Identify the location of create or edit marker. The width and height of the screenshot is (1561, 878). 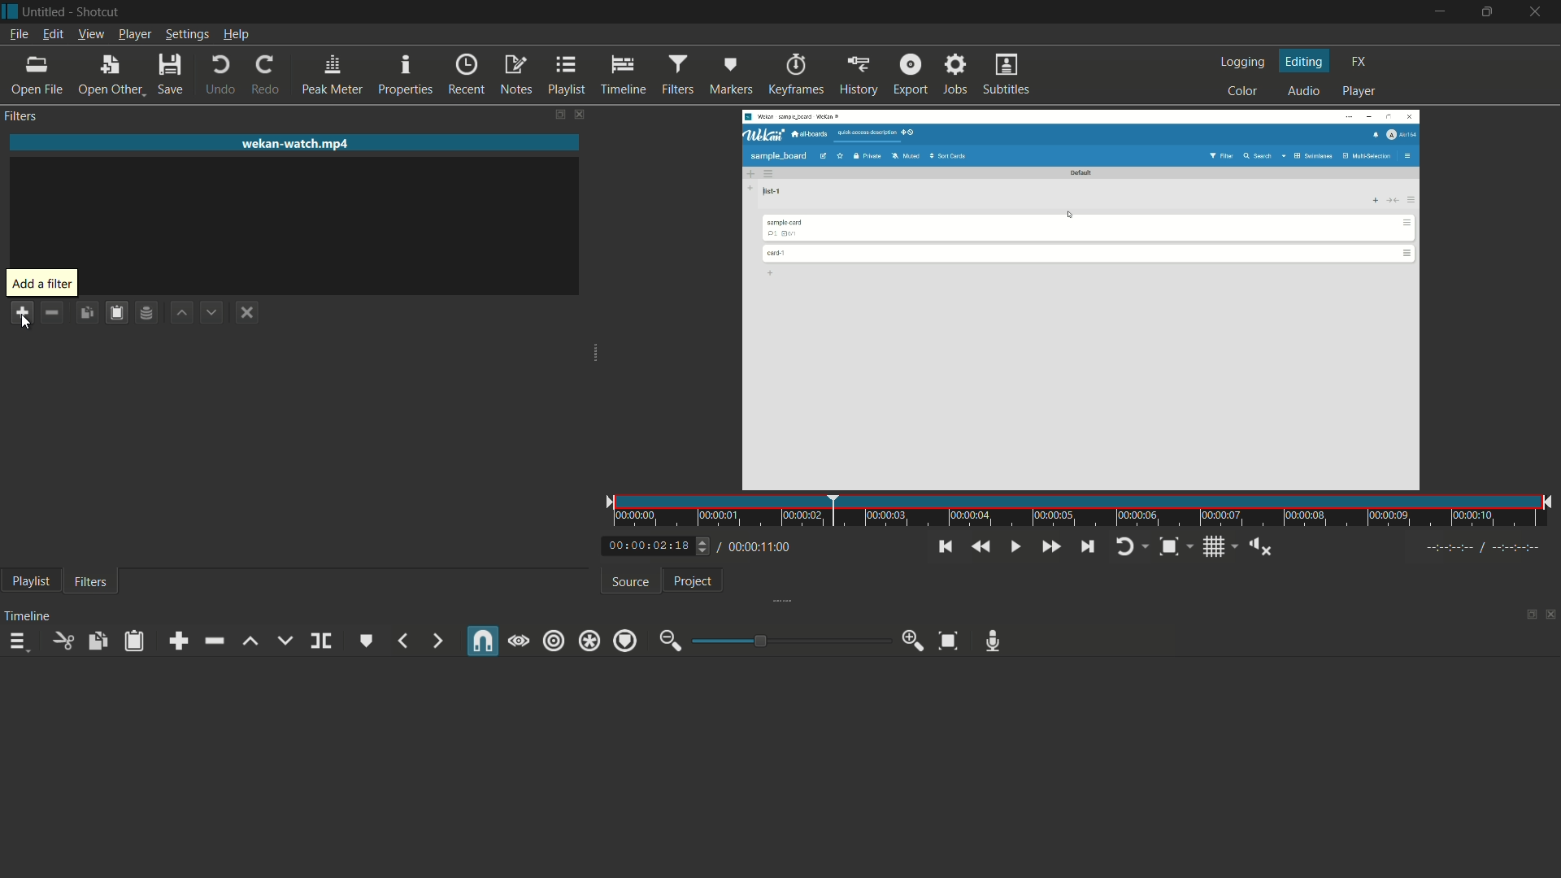
(367, 641).